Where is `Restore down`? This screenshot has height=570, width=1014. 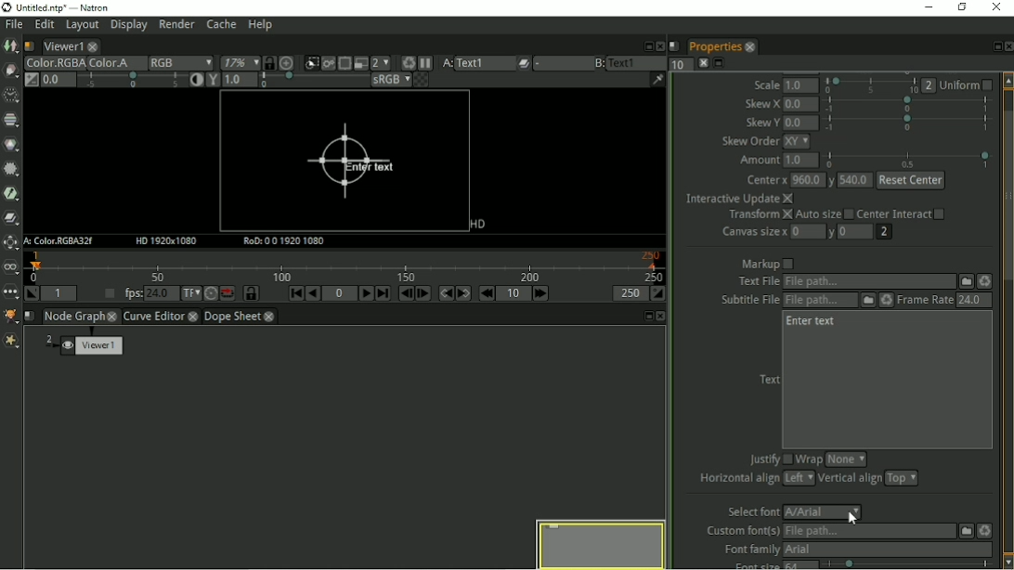
Restore down is located at coordinates (963, 8).